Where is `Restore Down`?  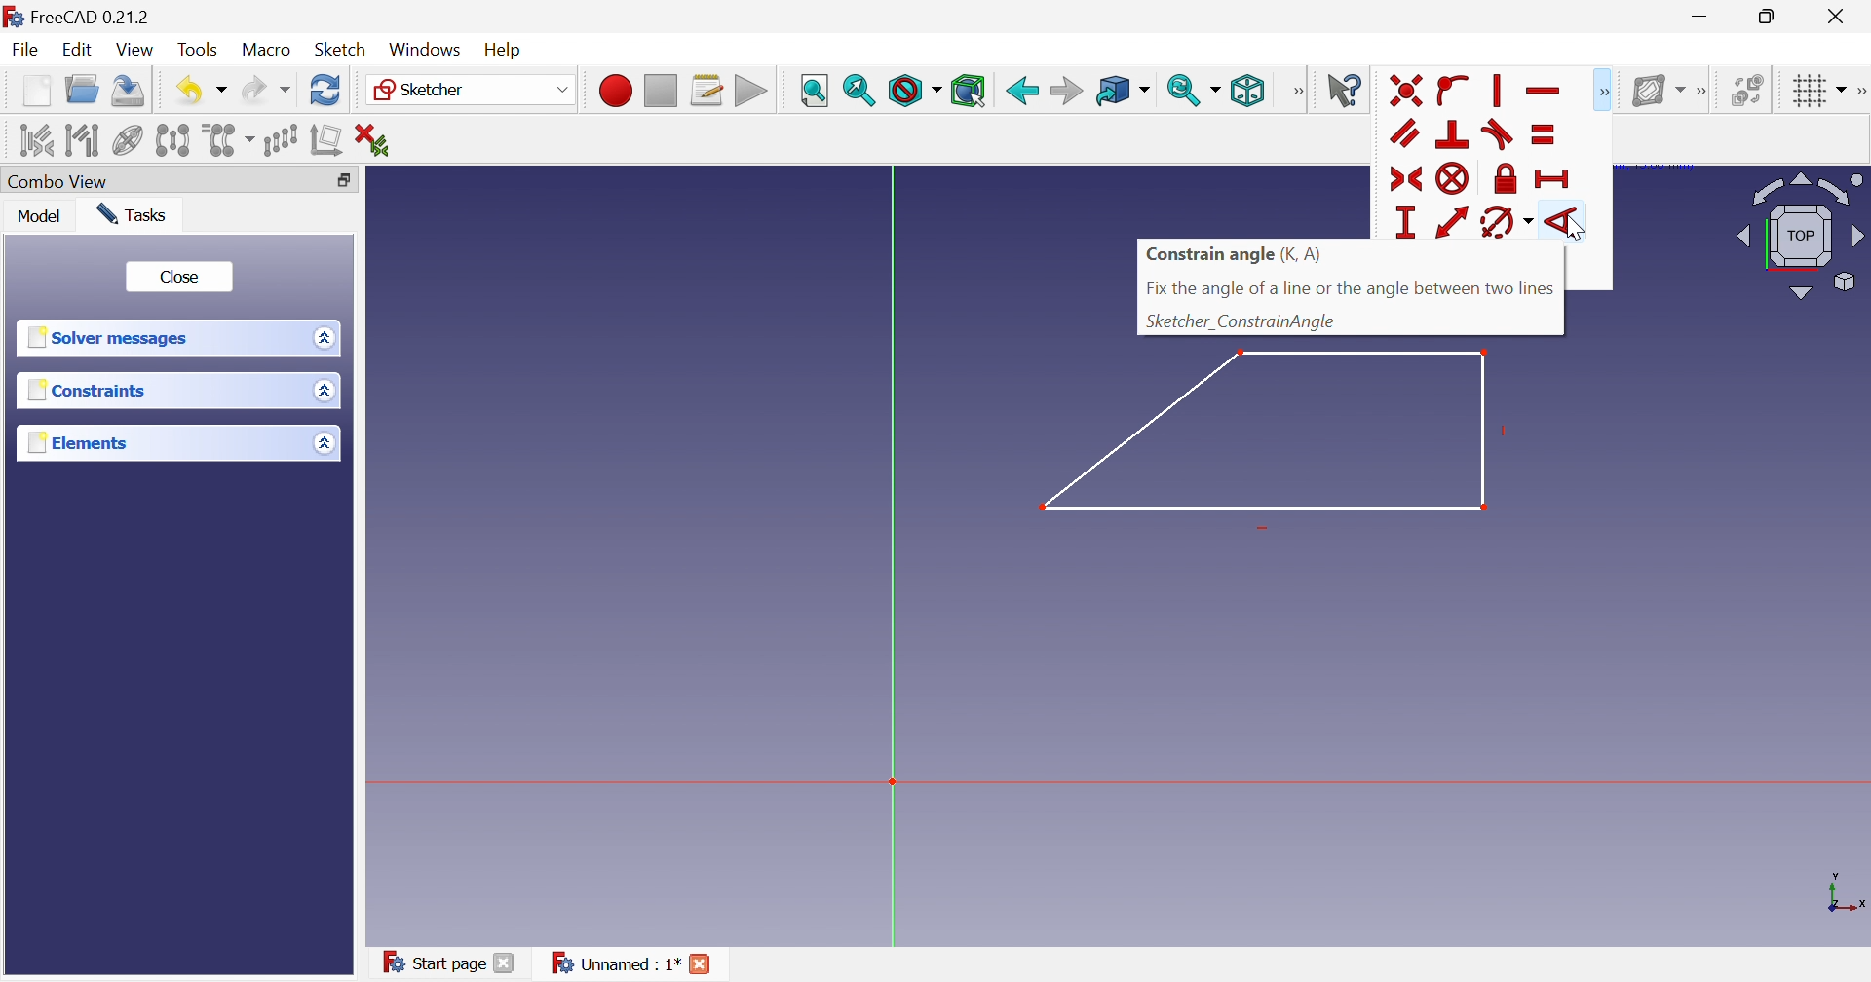
Restore Down is located at coordinates (1770, 16).